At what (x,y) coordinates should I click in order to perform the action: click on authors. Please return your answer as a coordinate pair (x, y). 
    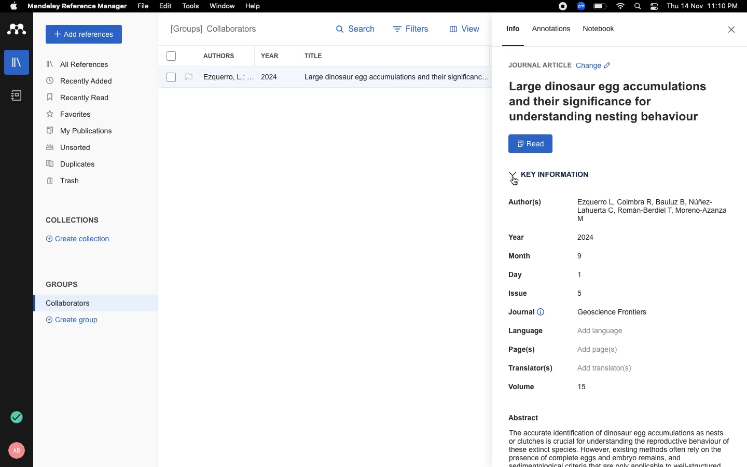
    Looking at the image, I should click on (225, 56).